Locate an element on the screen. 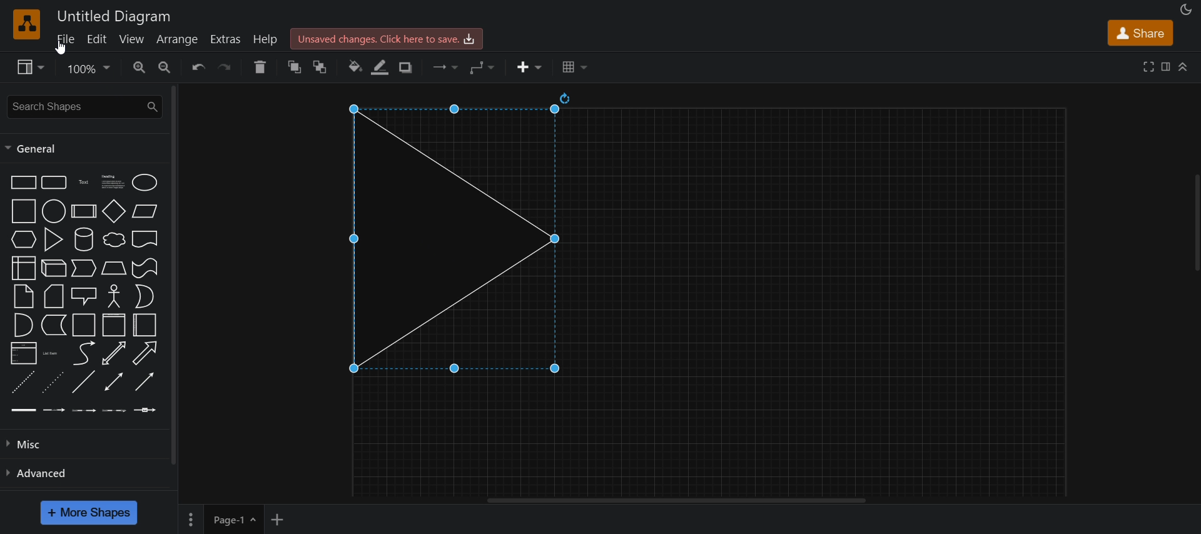  delete is located at coordinates (258, 65).